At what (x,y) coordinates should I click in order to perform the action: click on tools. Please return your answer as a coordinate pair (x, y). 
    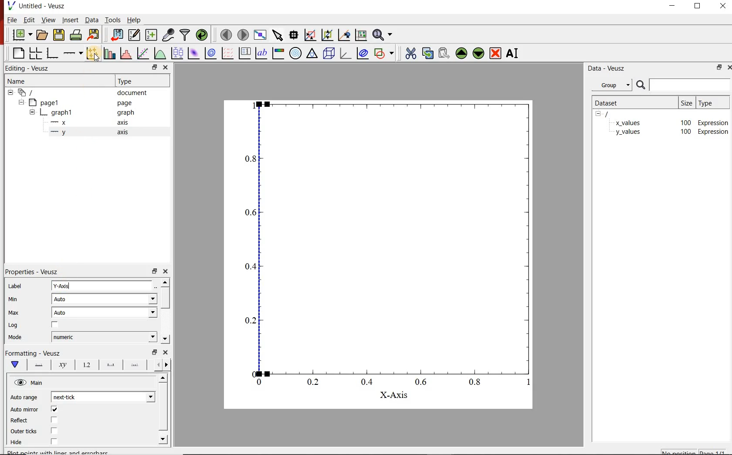
    Looking at the image, I should click on (114, 20).